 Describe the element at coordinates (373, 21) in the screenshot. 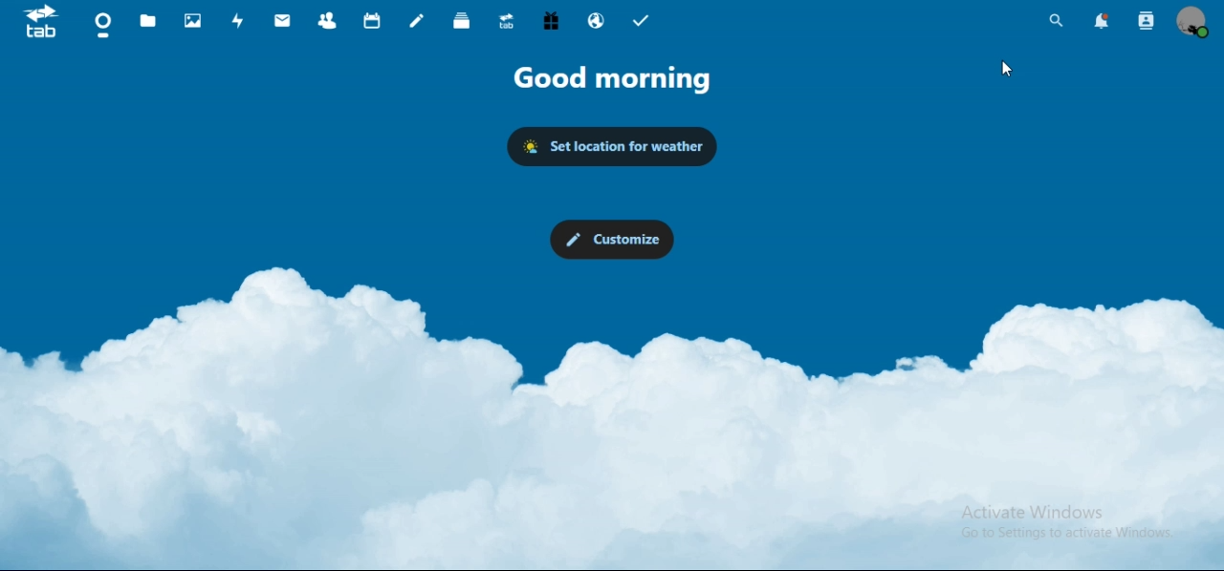

I see `calendar` at that location.